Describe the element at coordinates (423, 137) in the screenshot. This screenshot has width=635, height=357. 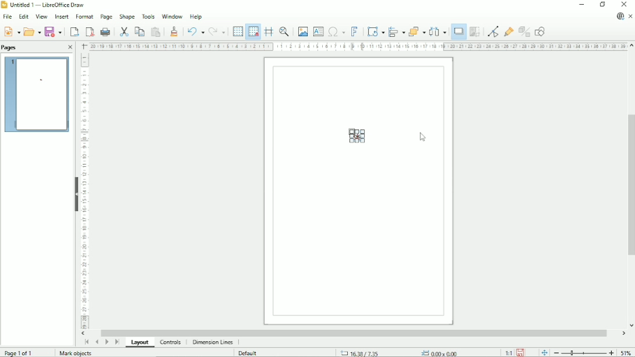
I see `Cursor` at that location.